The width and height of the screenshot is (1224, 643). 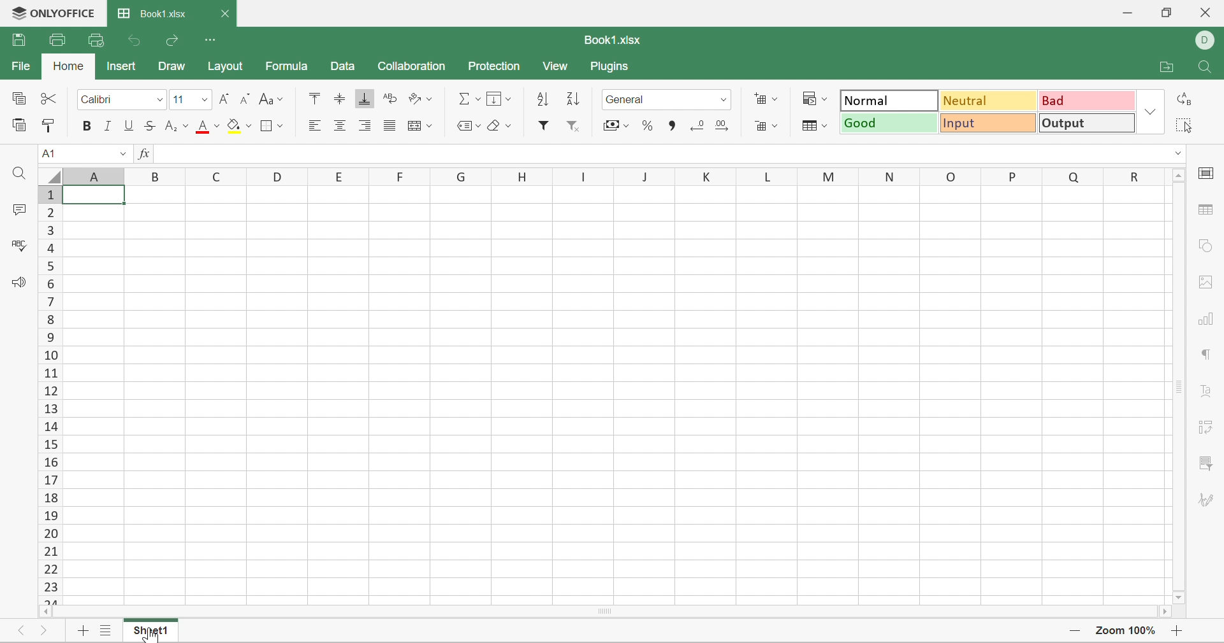 What do you see at coordinates (152, 635) in the screenshot?
I see `Sheet1` at bounding box center [152, 635].